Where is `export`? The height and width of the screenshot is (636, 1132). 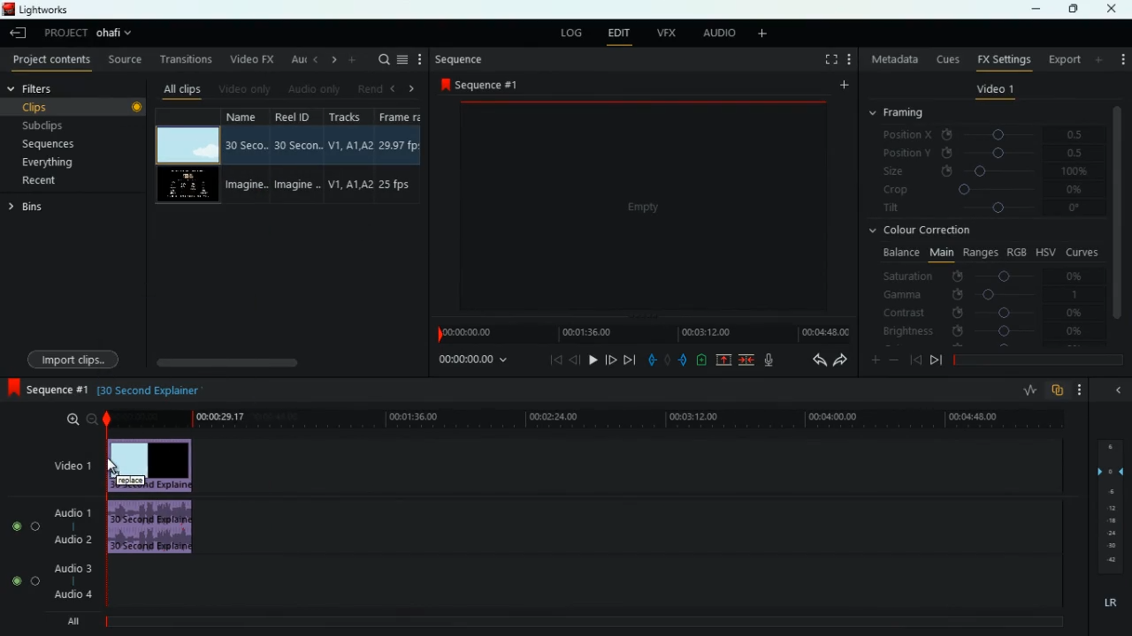
export is located at coordinates (1063, 59).